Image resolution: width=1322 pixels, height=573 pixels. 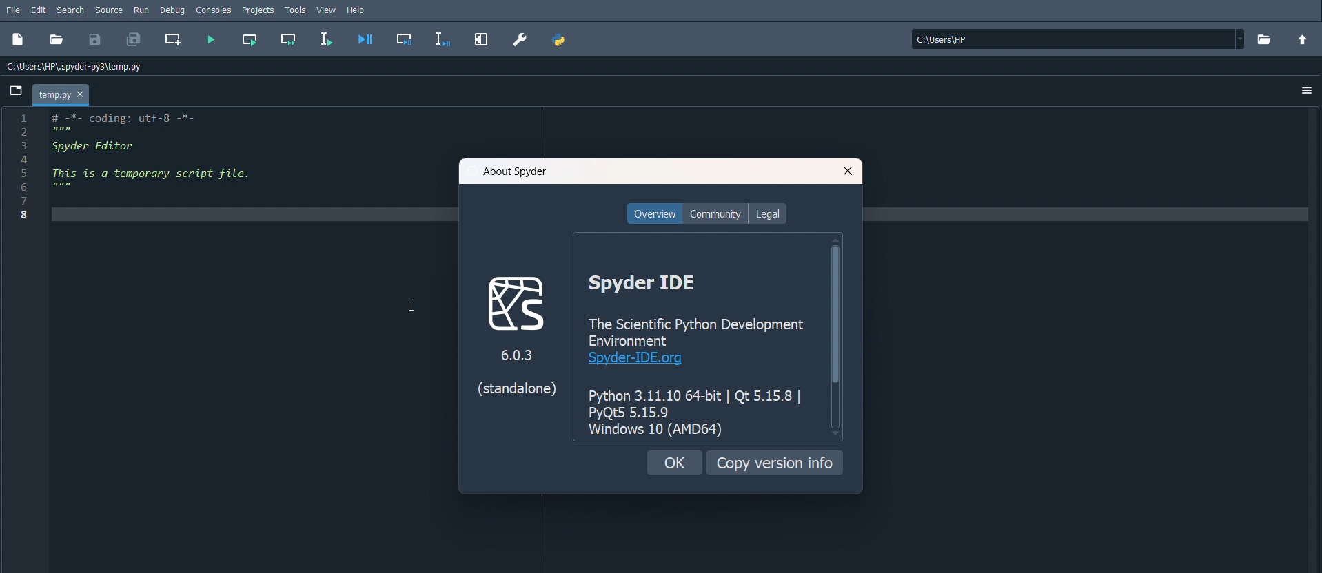 I want to click on Run, so click(x=141, y=9).